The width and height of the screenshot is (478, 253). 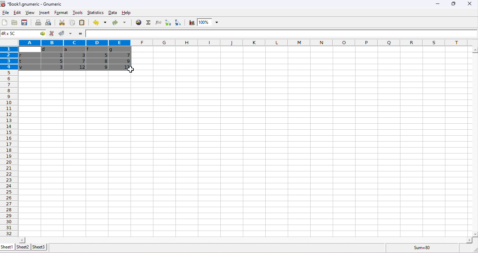 What do you see at coordinates (438, 5) in the screenshot?
I see `minimize` at bounding box center [438, 5].